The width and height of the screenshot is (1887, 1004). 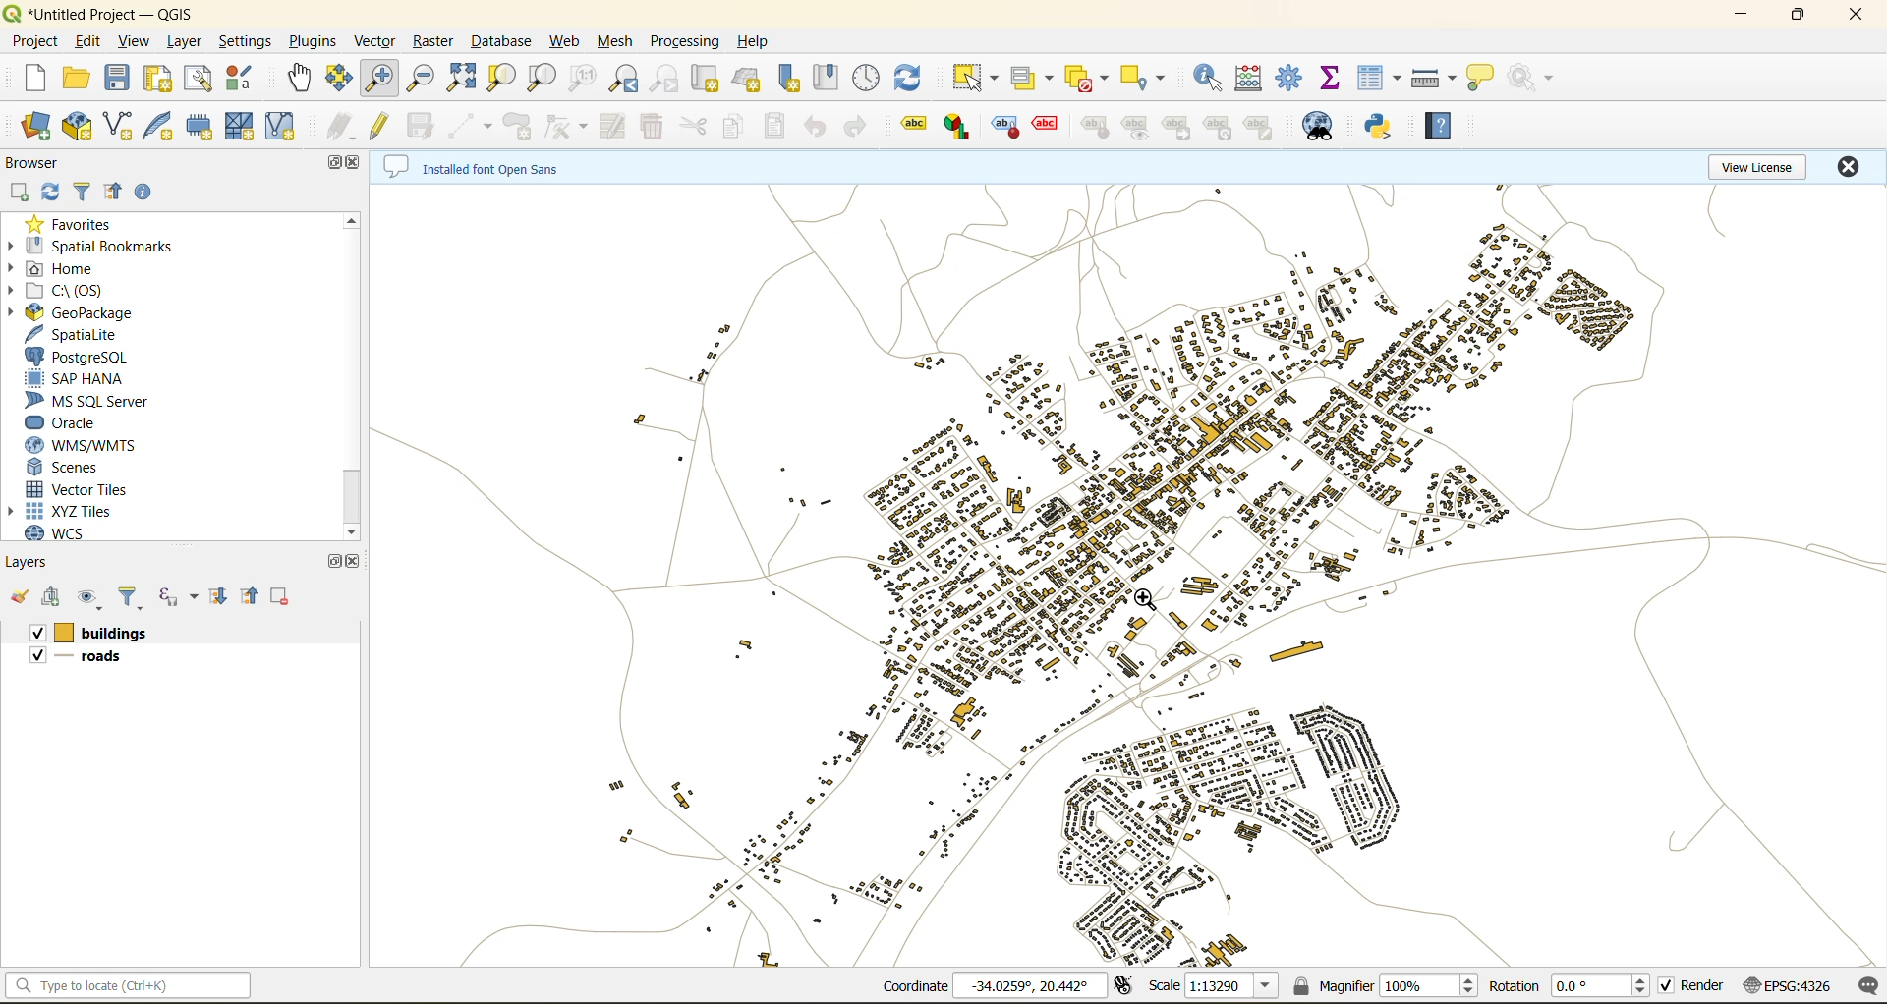 I want to click on pan to selection, so click(x=341, y=81).